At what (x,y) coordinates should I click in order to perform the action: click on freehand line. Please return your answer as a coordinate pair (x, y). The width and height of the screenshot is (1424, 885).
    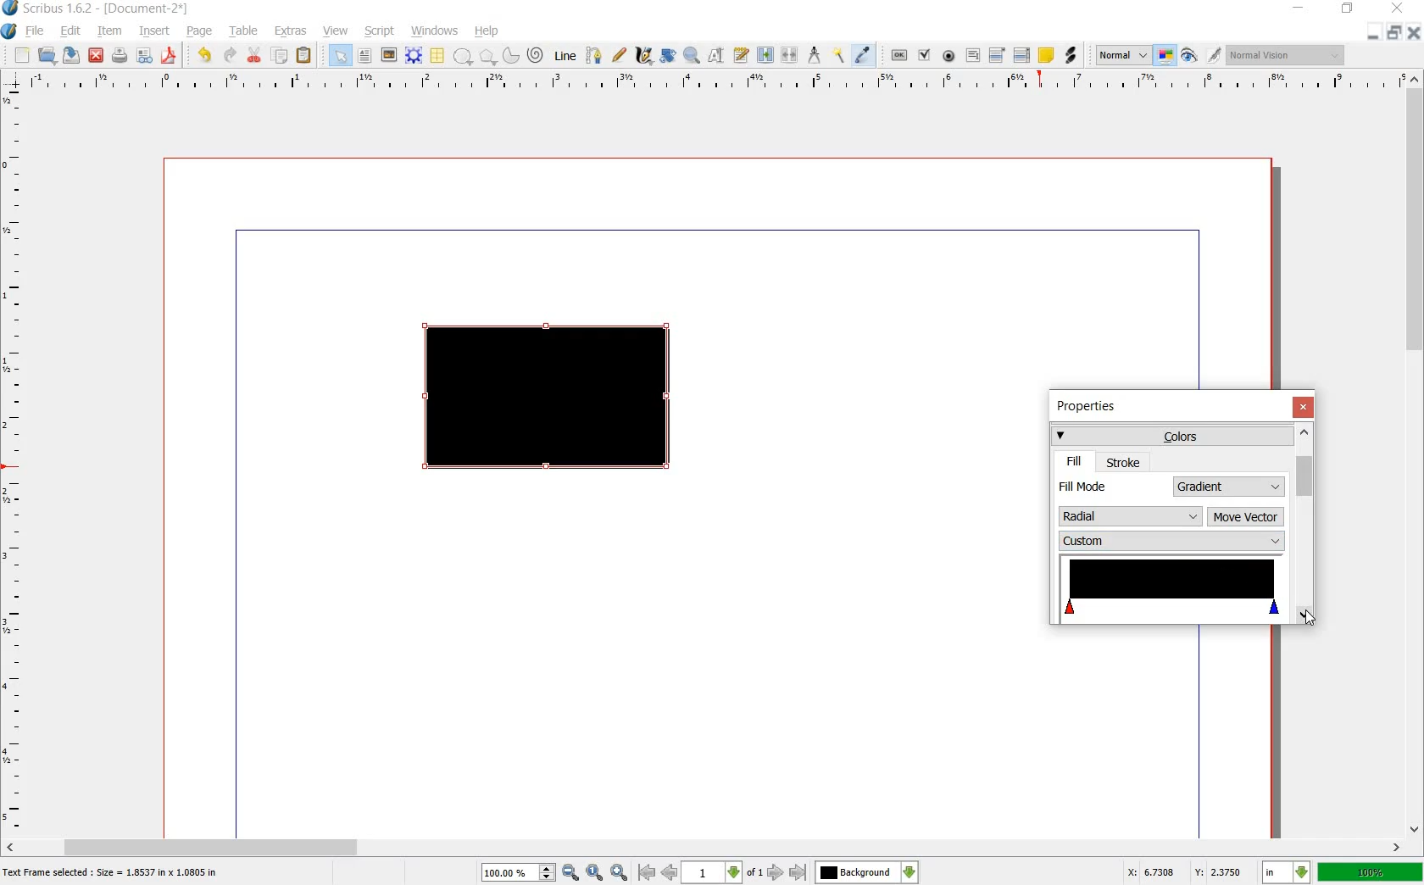
    Looking at the image, I should click on (619, 54).